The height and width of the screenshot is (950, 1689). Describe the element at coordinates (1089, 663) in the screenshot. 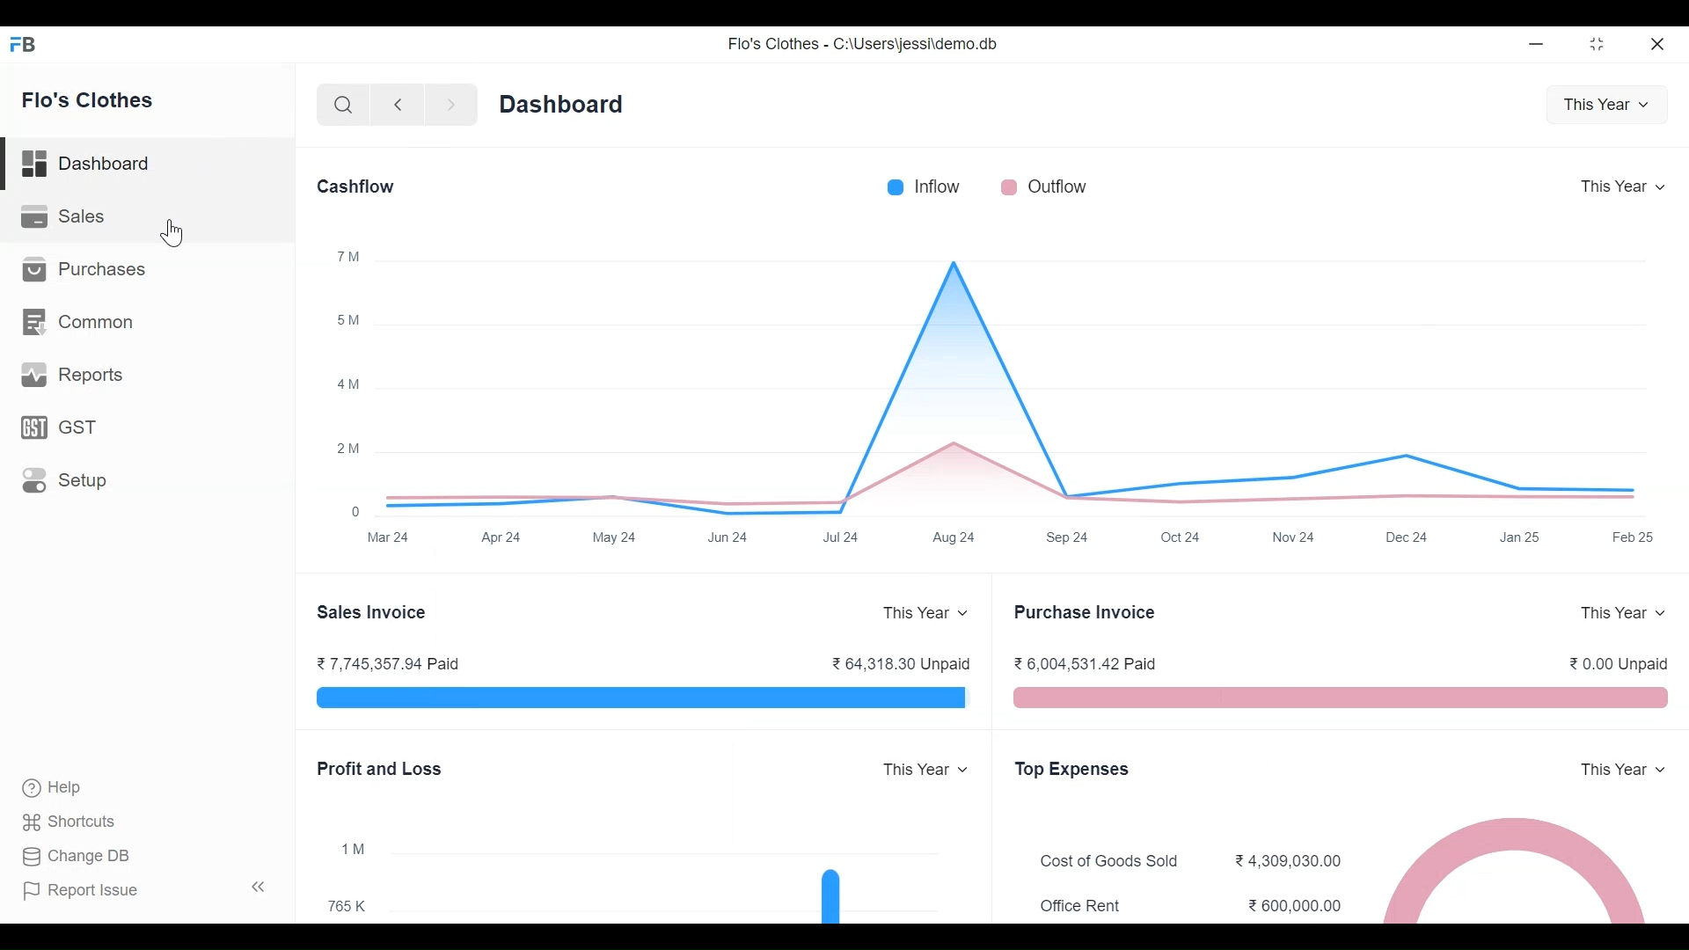

I see `6,004,531.42 Paid` at that location.